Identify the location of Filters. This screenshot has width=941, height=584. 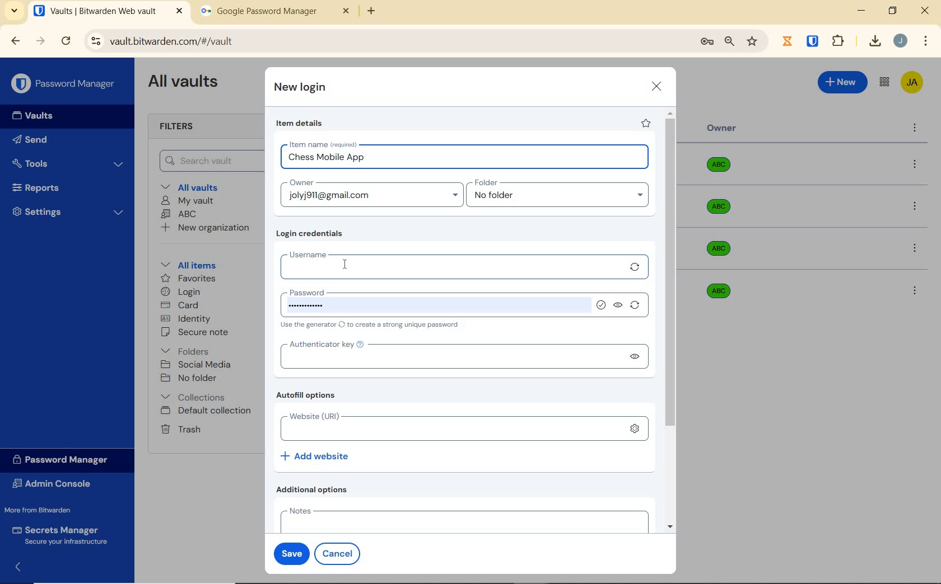
(180, 127).